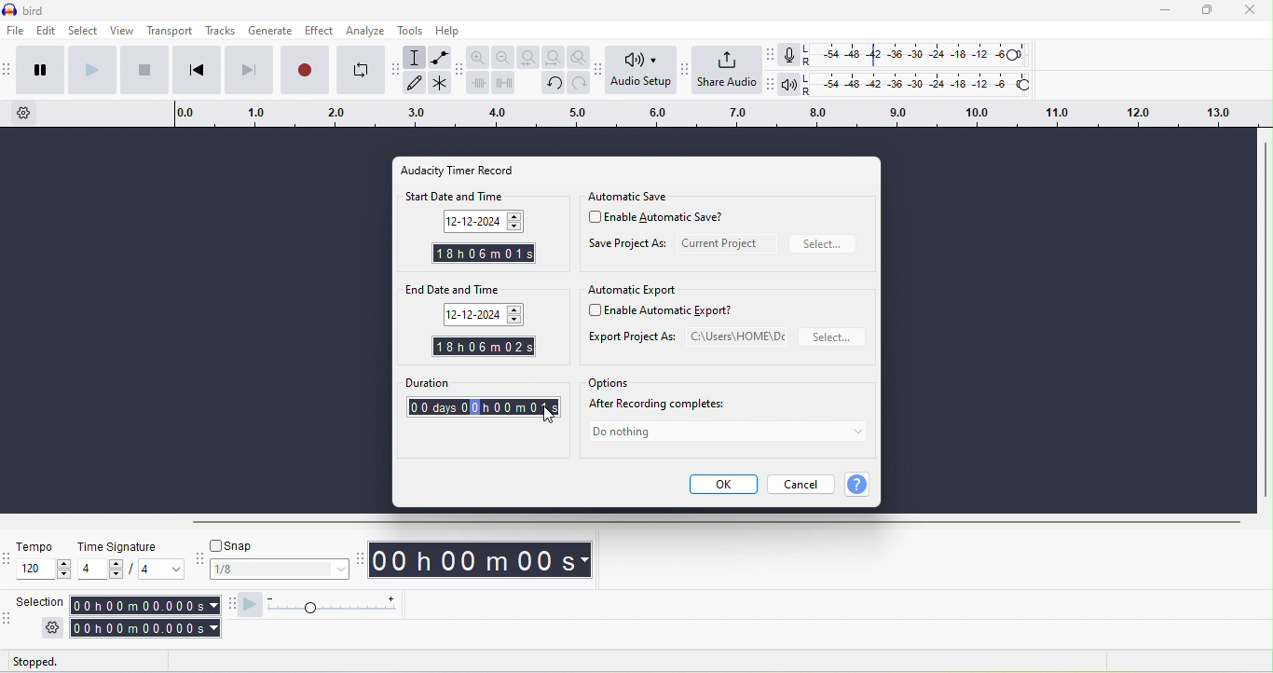 The image size is (1273, 673). What do you see at coordinates (478, 84) in the screenshot?
I see `trim audio outside selection` at bounding box center [478, 84].